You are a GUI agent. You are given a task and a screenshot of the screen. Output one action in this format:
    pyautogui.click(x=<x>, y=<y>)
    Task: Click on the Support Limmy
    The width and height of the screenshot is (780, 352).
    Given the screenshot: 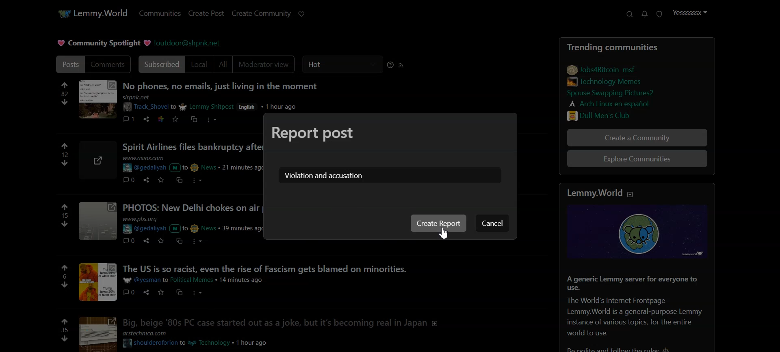 What is the action you would take?
    pyautogui.click(x=302, y=14)
    